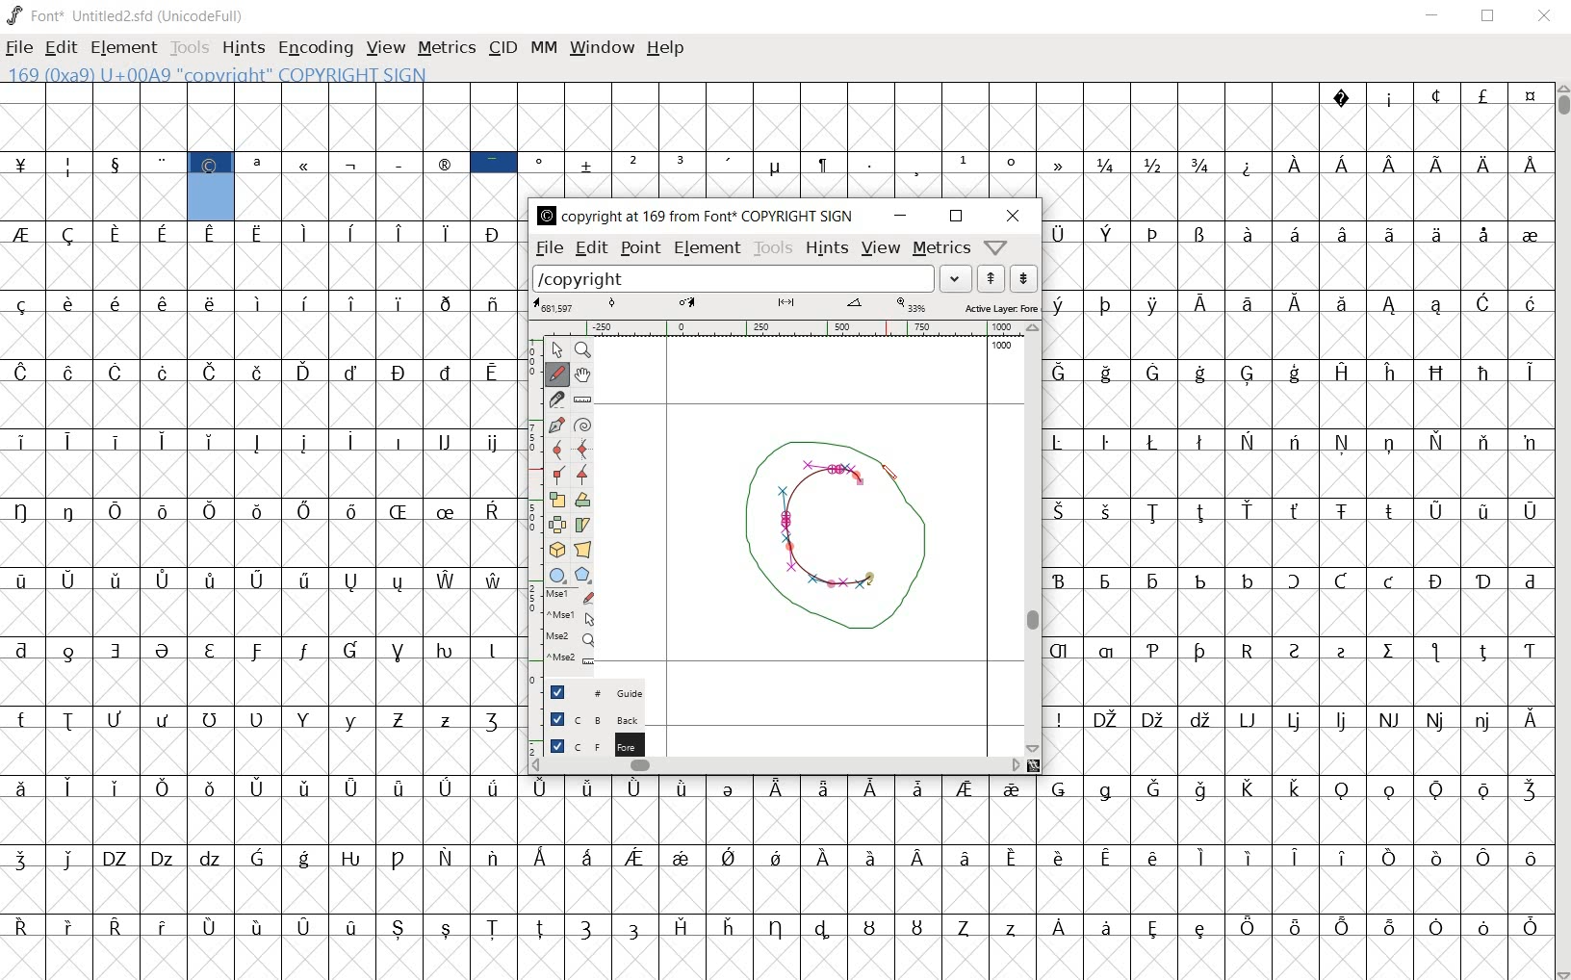  What do you see at coordinates (542, 45) in the screenshot?
I see `mm` at bounding box center [542, 45].